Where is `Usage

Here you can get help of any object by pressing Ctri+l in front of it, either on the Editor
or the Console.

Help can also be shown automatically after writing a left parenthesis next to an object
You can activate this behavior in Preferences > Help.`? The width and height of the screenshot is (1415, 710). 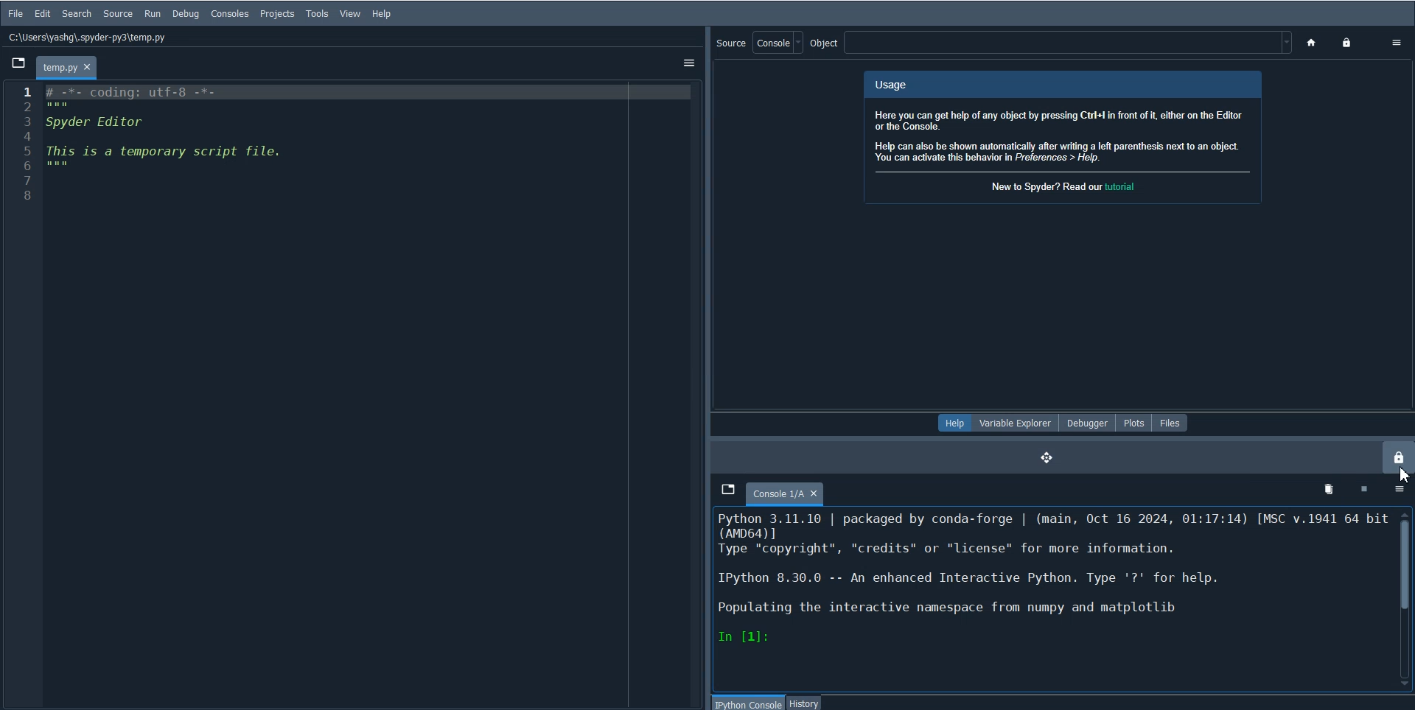 Usage

Here you can get help of any object by pressing Ctri+l in front of it, either on the Editor
or the Console.

Help can also be shown automatically after writing a left parenthesis next to an object
You can activate this behavior in Preferences > Help. is located at coordinates (1063, 121).